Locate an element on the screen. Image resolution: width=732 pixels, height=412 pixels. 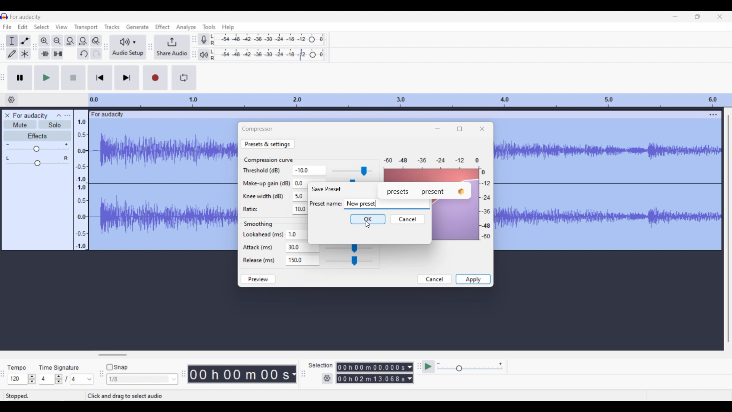
Text box for Knee width is located at coordinates (300, 197).